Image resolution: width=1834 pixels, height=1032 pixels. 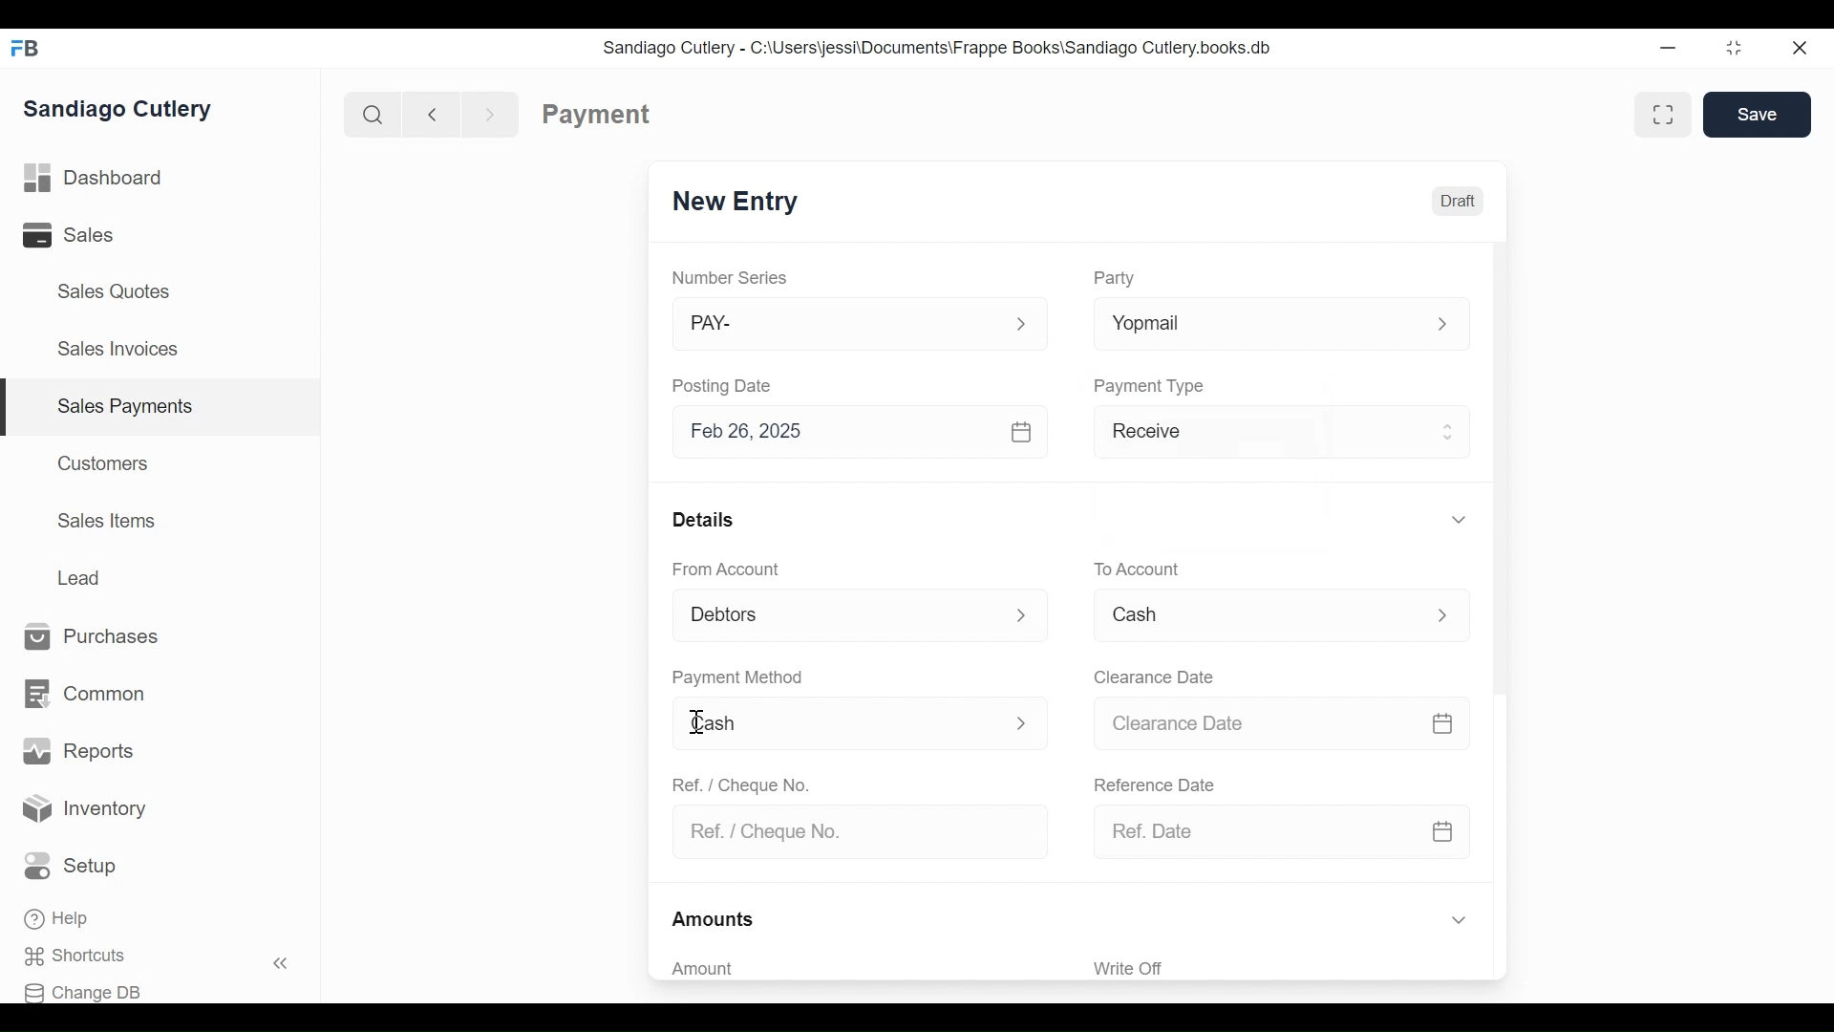 I want to click on Dashboard, so click(x=94, y=179).